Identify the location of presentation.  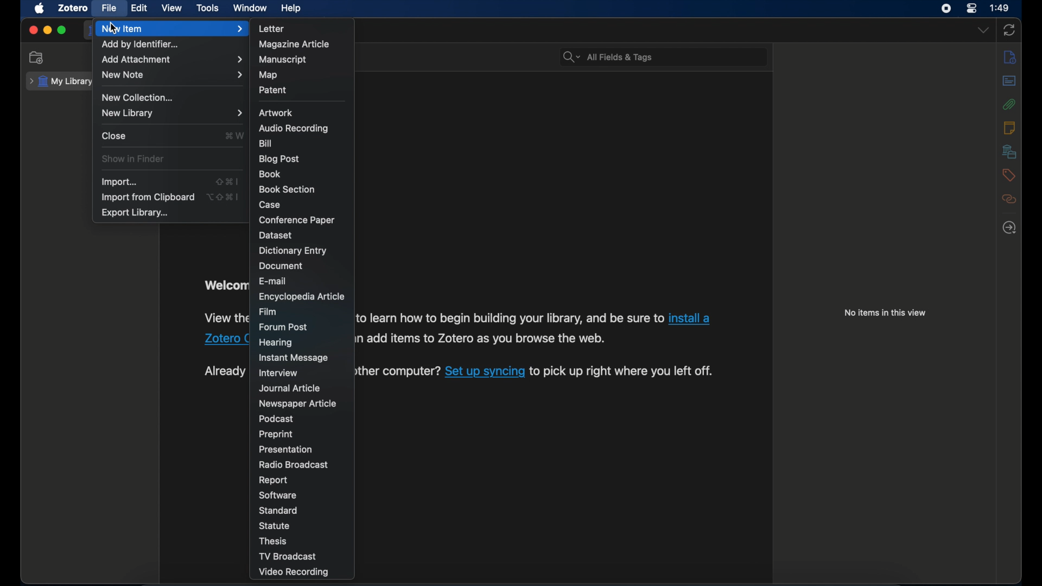
(286, 449).